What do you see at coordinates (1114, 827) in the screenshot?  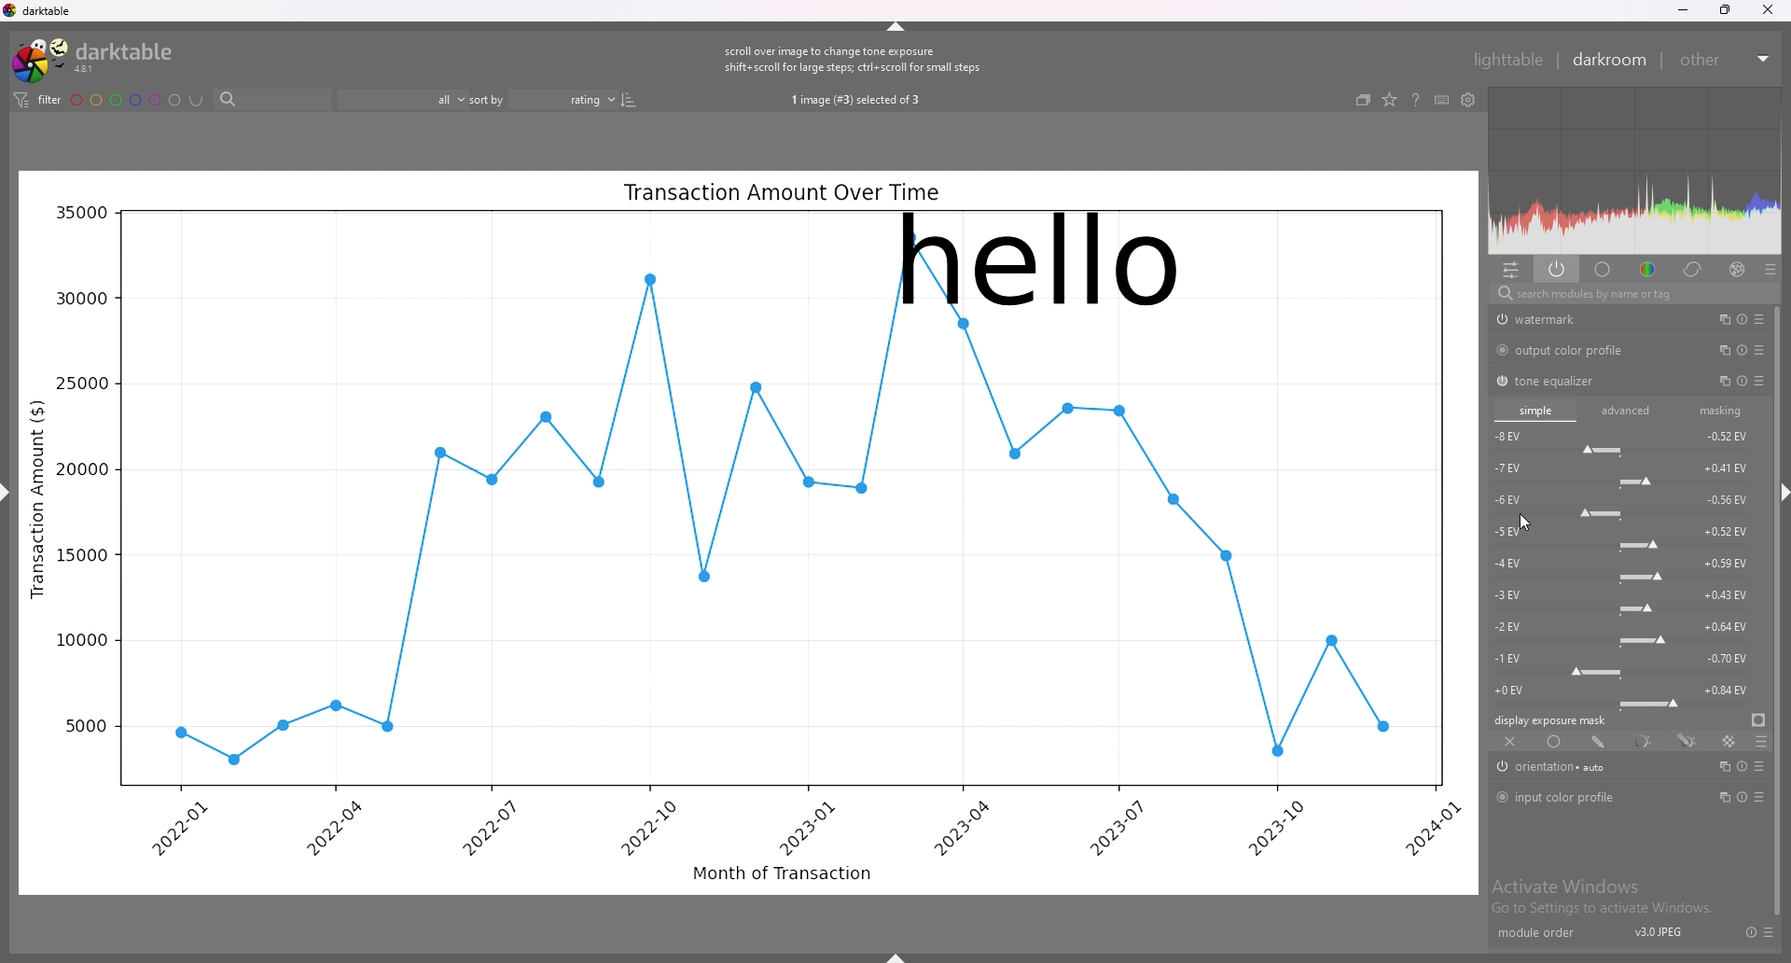 I see `2023-07` at bounding box center [1114, 827].